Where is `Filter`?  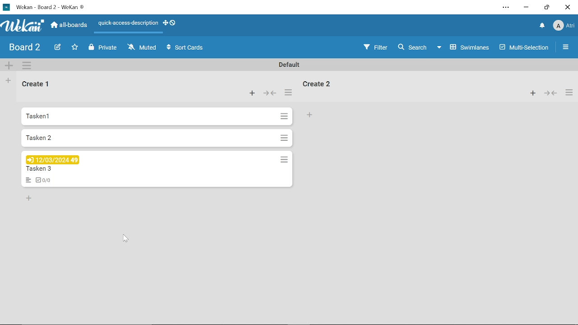
Filter is located at coordinates (376, 47).